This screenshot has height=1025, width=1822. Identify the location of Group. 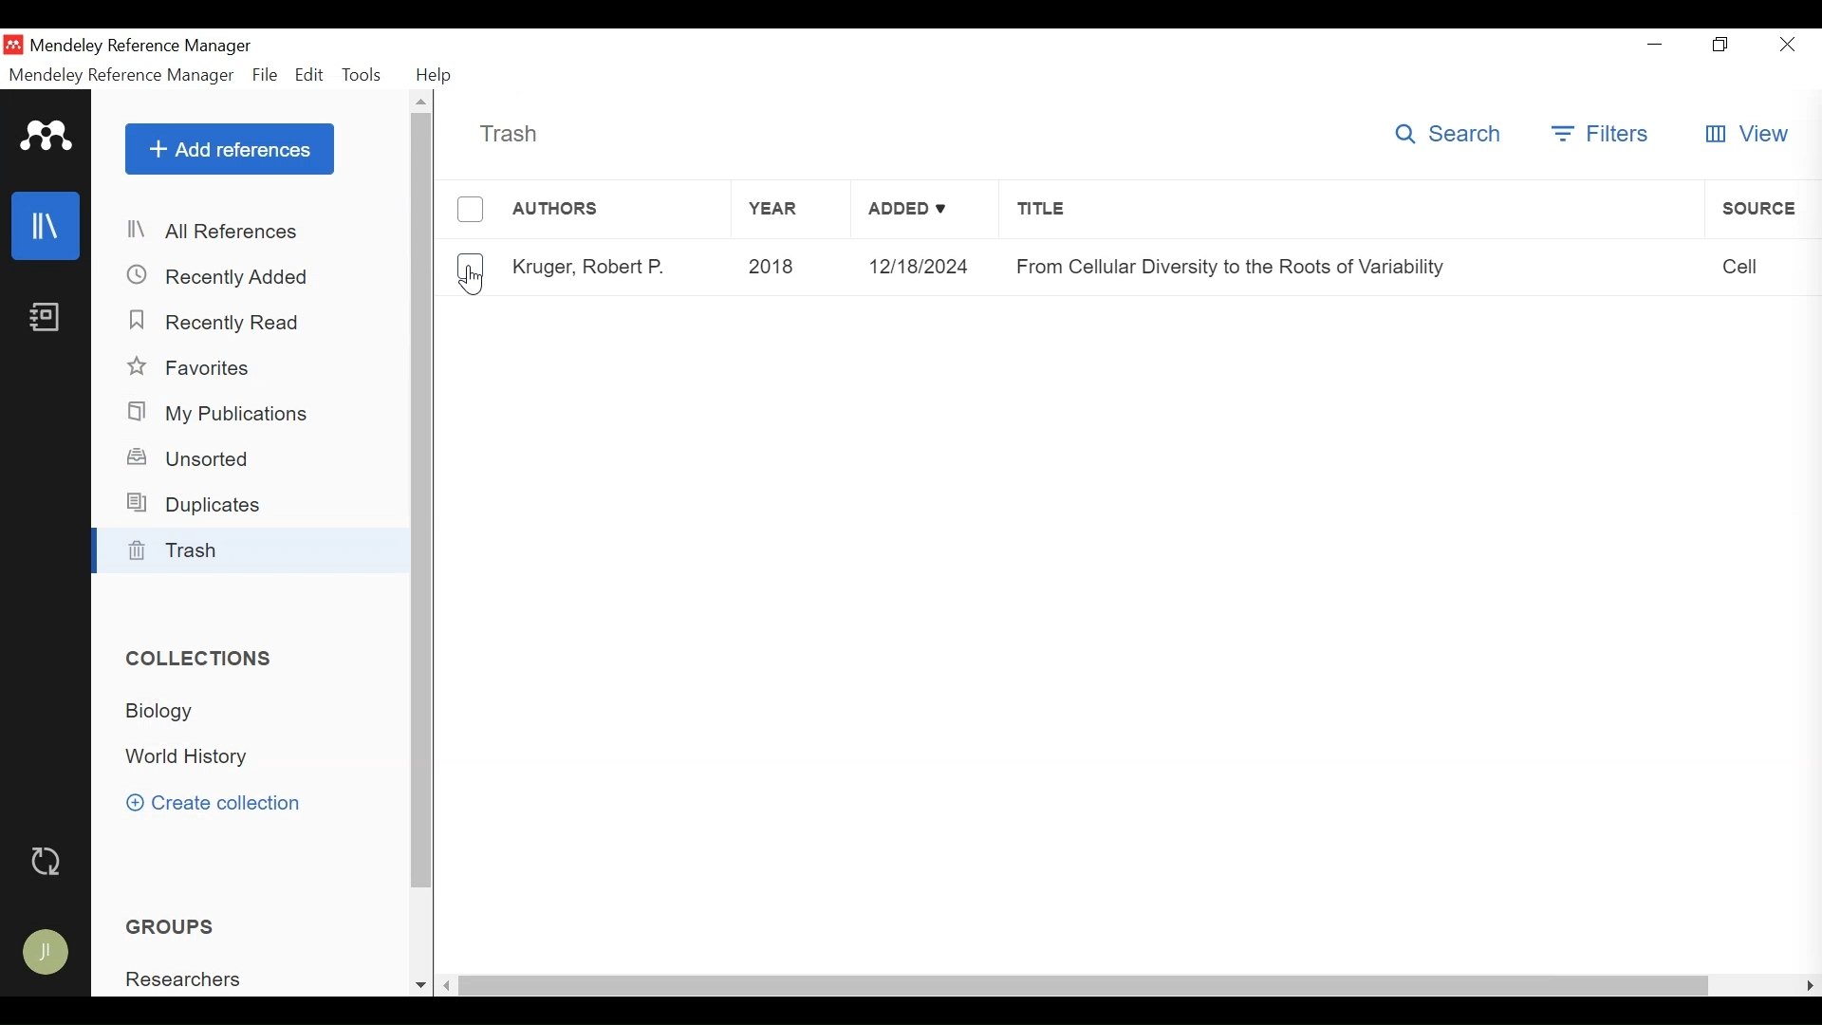
(184, 924).